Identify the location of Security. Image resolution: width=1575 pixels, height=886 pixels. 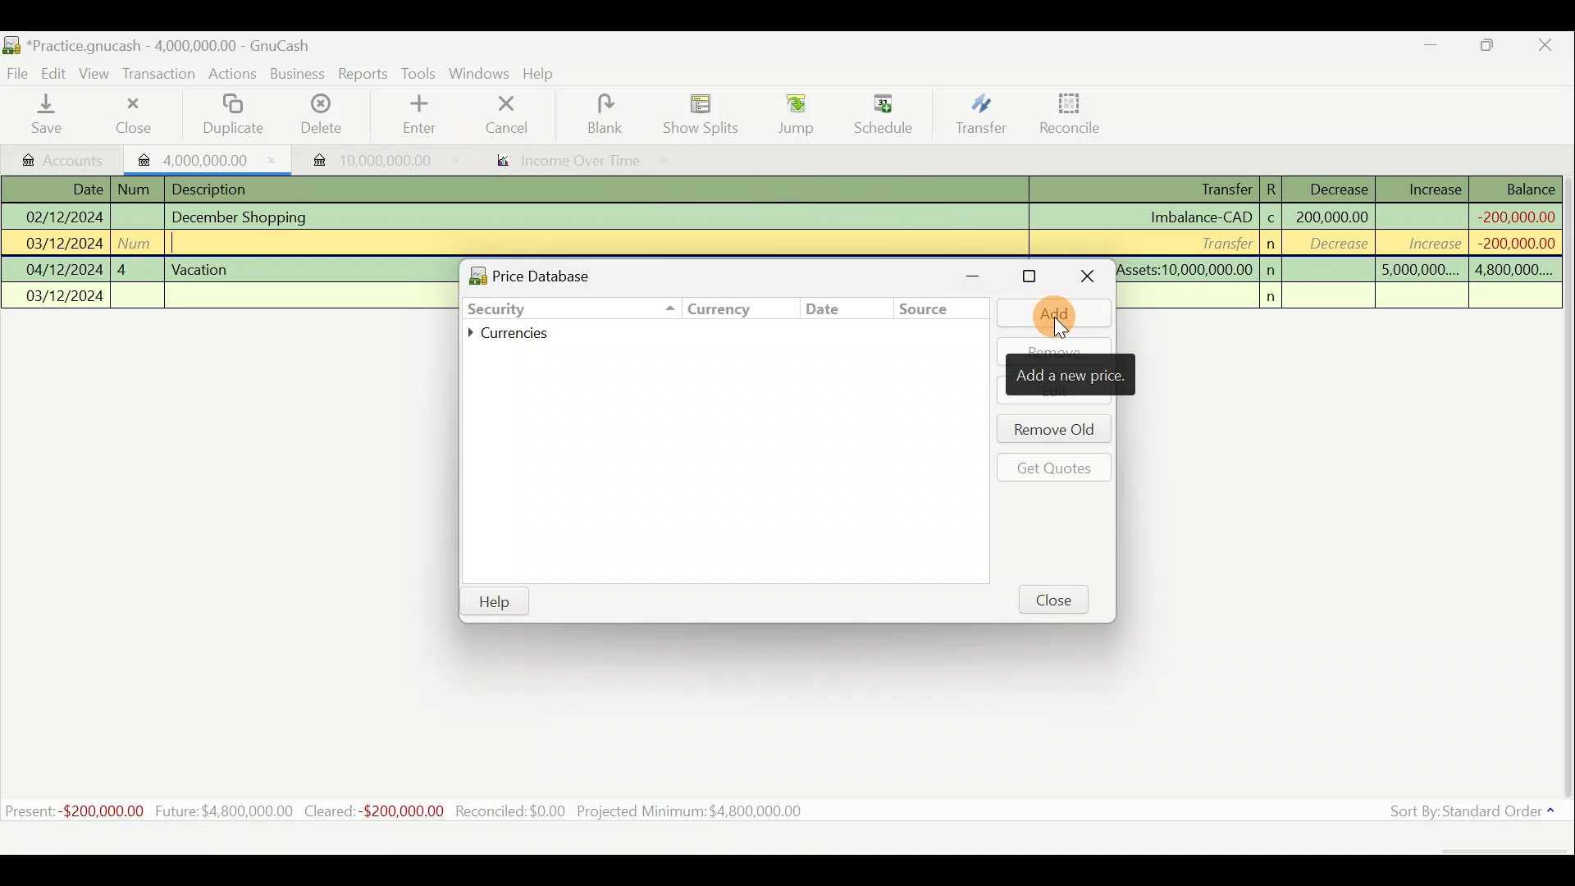
(569, 307).